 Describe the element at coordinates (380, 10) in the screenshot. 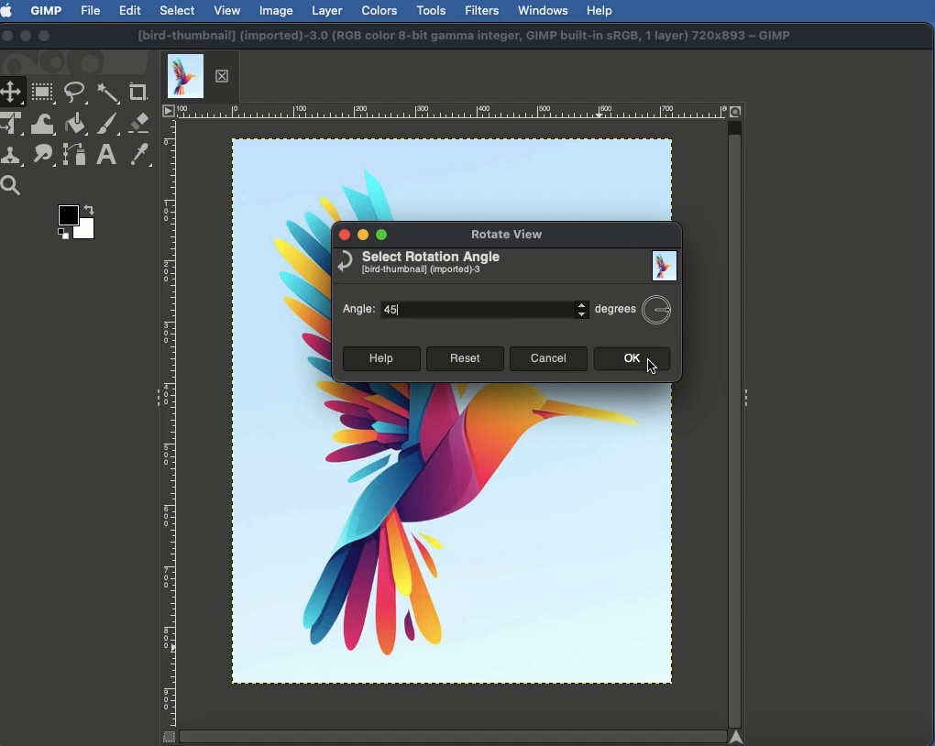

I see `Colors` at that location.